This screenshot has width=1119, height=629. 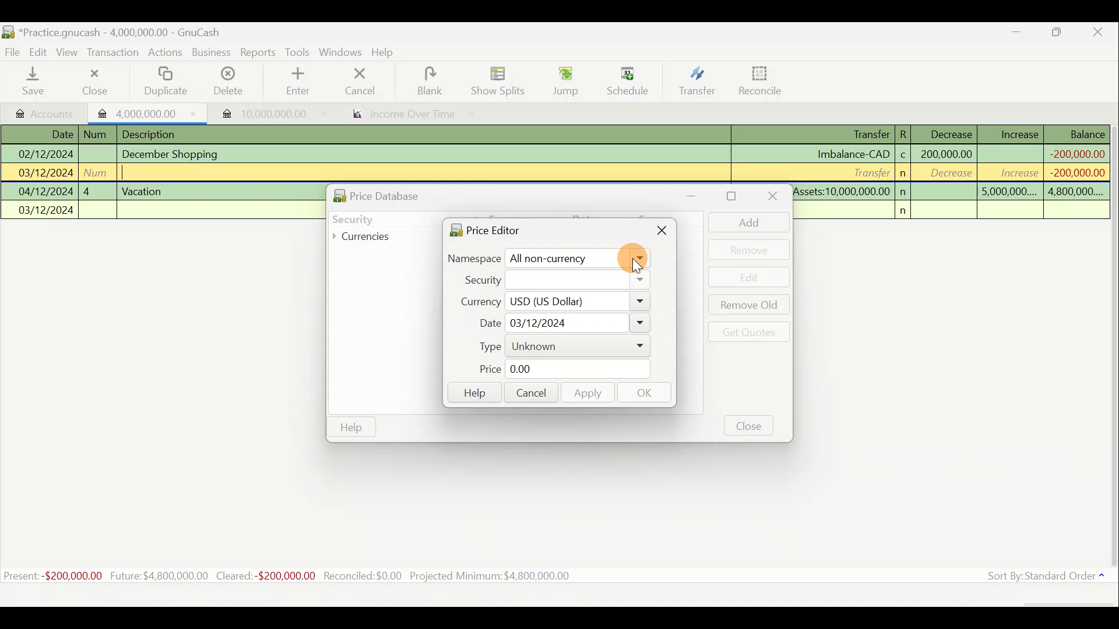 What do you see at coordinates (1012, 172) in the screenshot?
I see `increase` at bounding box center [1012, 172].